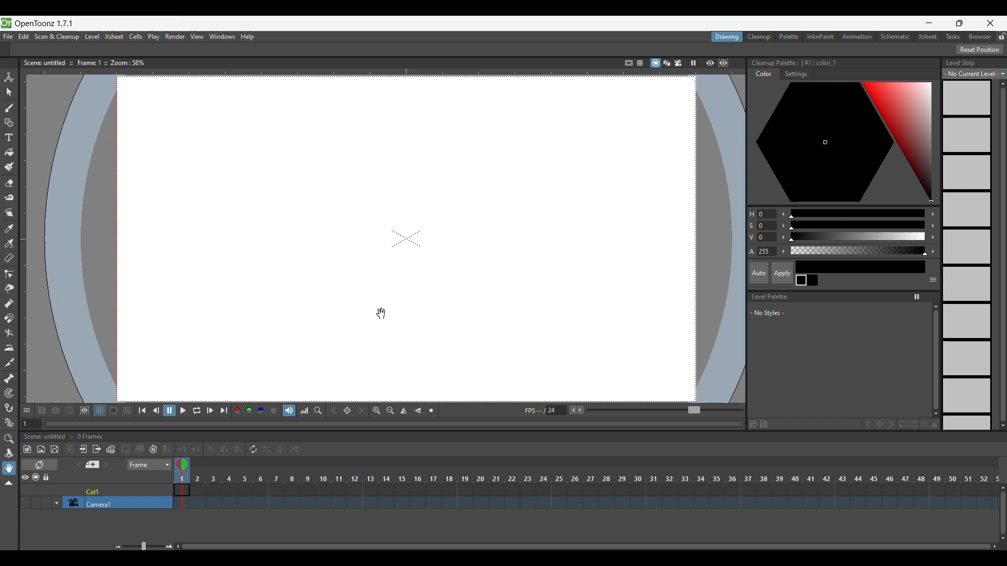  I want to click on Double click to toggle onion skin, so click(183, 464).